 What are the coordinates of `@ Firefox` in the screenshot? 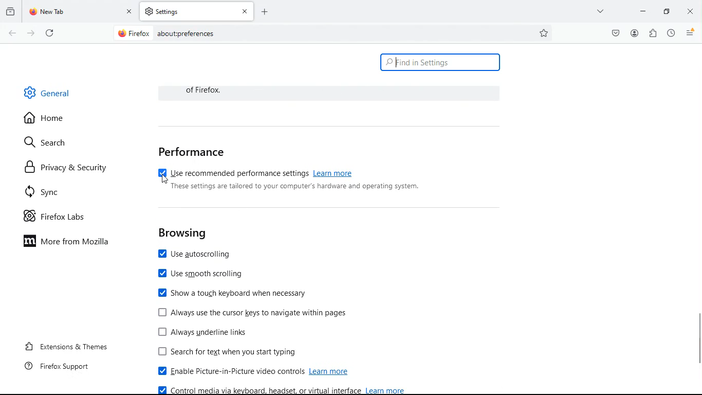 It's located at (133, 33).